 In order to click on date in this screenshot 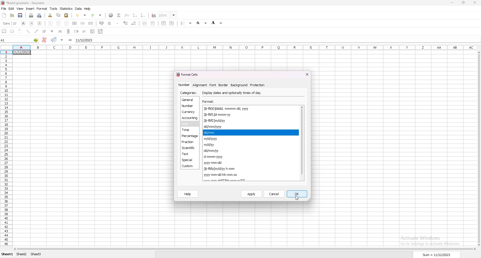, I will do `click(21, 52)`.